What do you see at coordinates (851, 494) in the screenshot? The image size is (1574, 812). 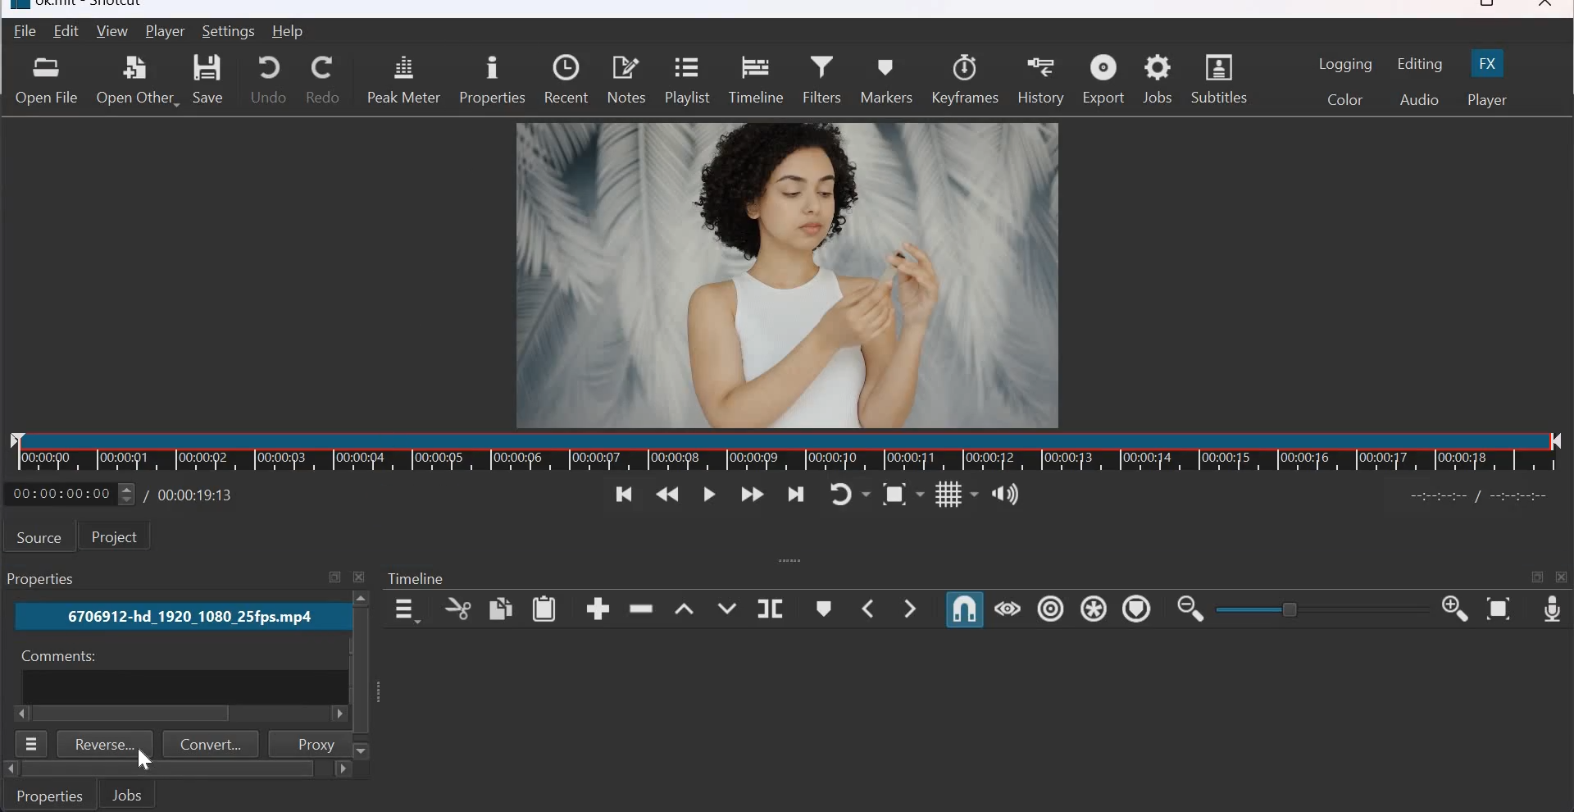 I see `Toggle player looping` at bounding box center [851, 494].